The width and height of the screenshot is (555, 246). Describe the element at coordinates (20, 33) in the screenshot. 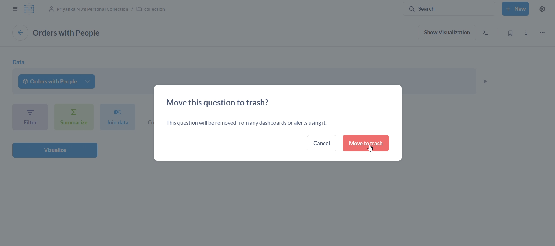

I see `back` at that location.